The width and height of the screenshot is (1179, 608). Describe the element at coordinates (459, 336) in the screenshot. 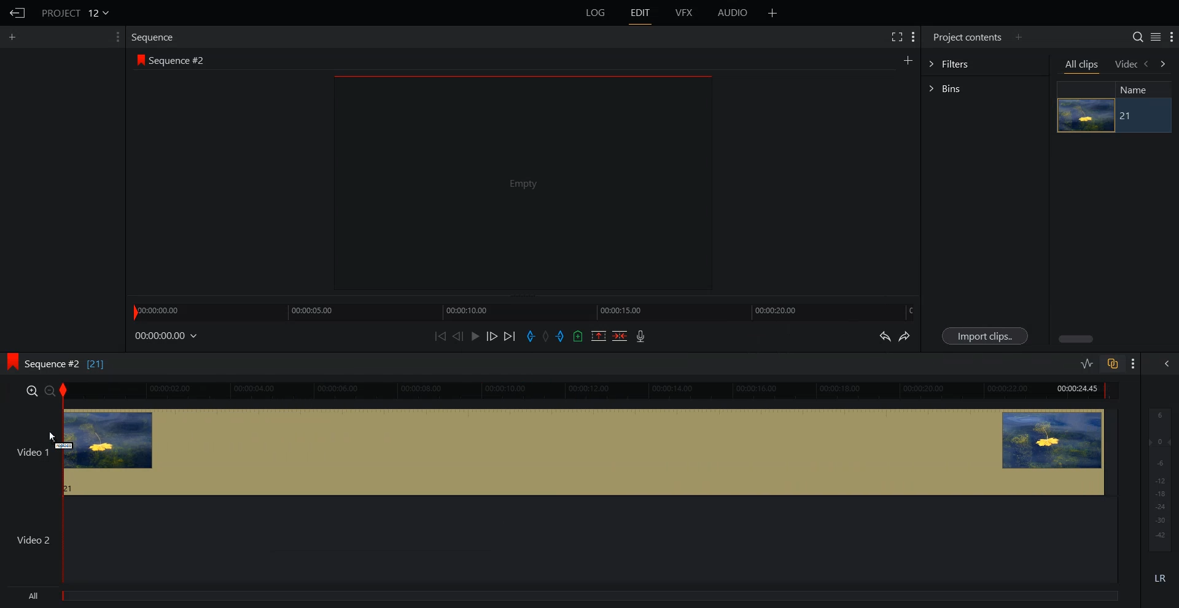

I see `Nudge One Frame Back` at that location.